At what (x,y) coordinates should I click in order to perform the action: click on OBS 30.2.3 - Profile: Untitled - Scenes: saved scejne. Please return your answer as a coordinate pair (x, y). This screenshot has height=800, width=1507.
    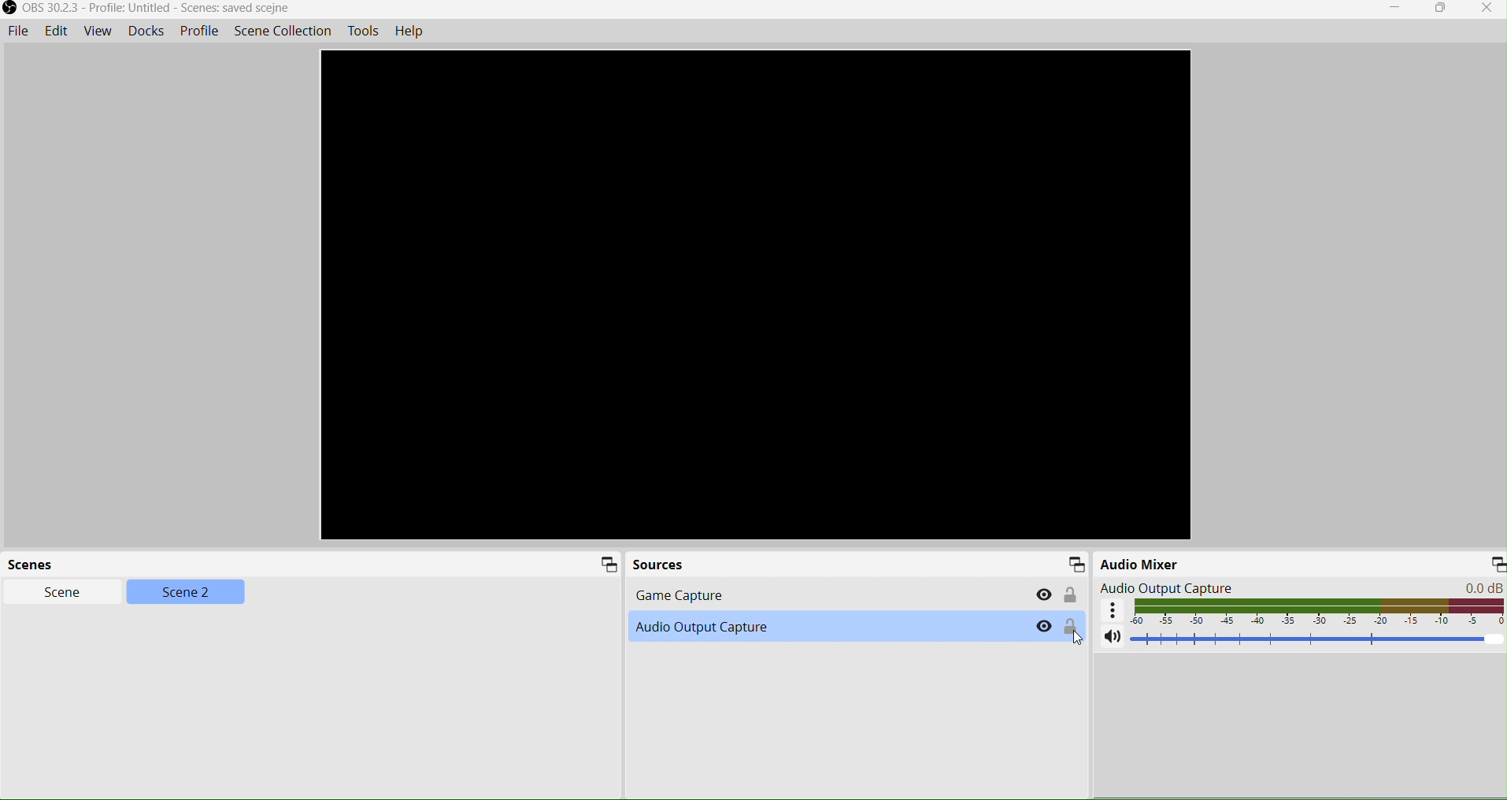
    Looking at the image, I should click on (153, 8).